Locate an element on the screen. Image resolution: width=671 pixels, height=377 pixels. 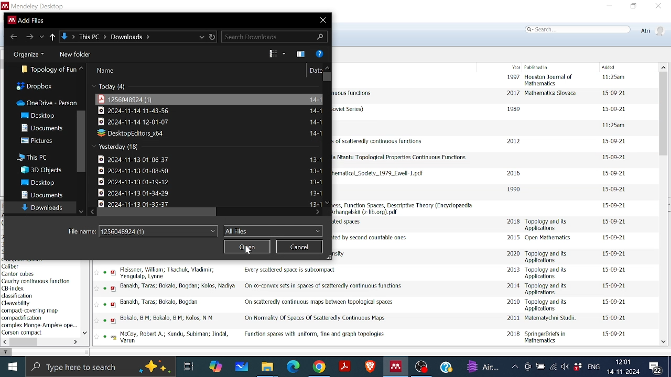
Keyword is located at coordinates (21, 318).